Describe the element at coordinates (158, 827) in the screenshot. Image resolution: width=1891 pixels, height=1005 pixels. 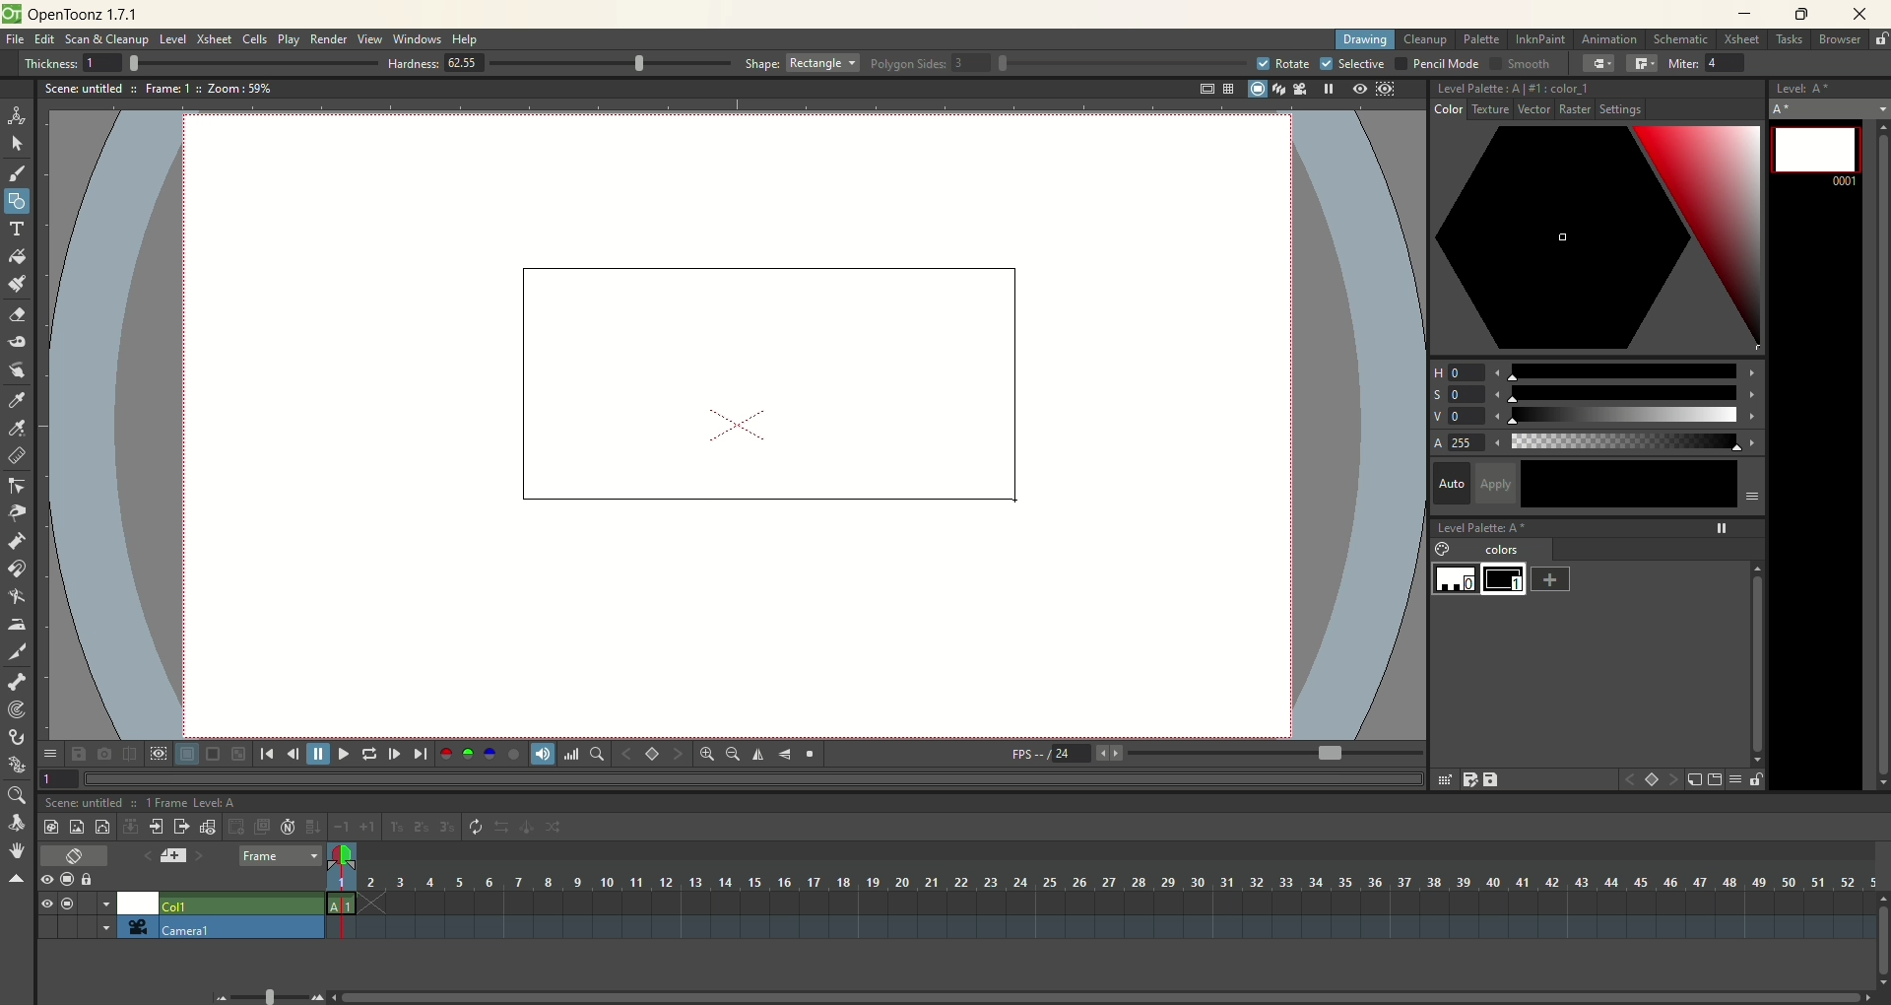
I see `open sub-Xsheet` at that location.